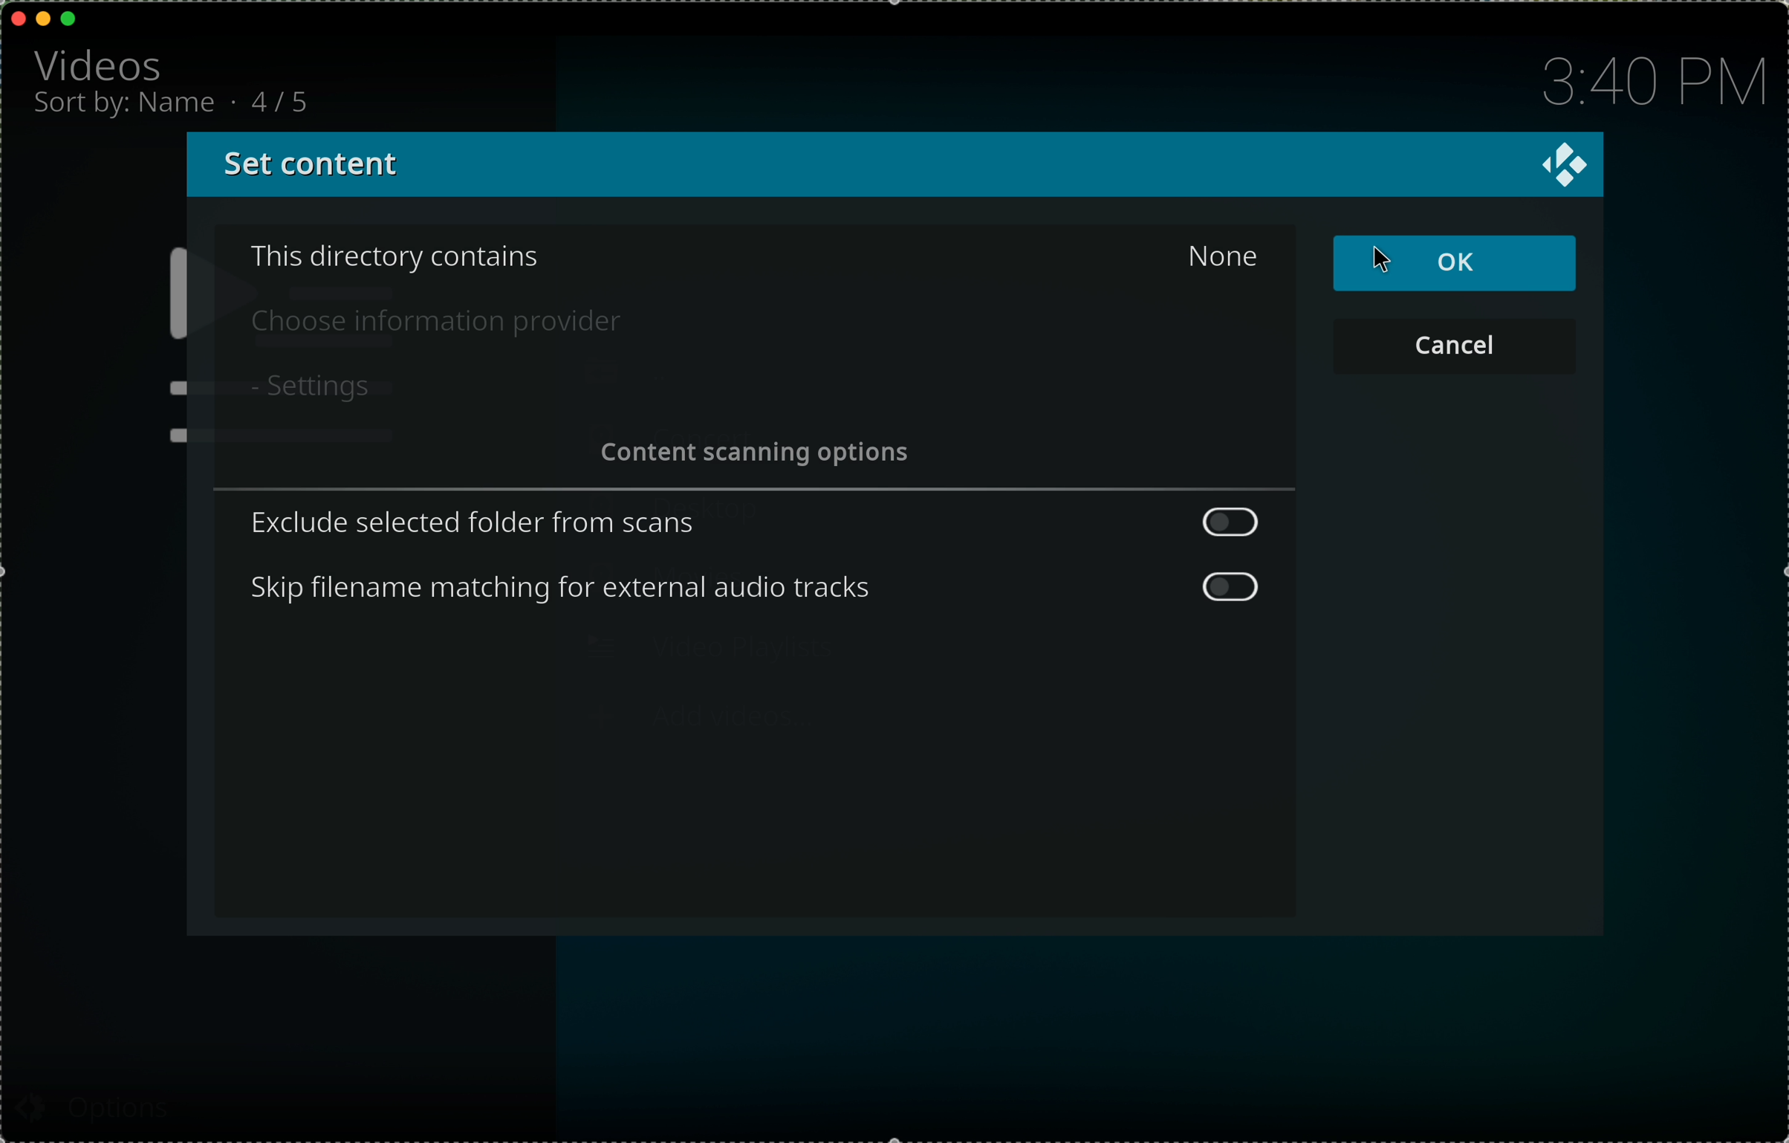  What do you see at coordinates (168, 344) in the screenshot?
I see `icon` at bounding box center [168, 344].